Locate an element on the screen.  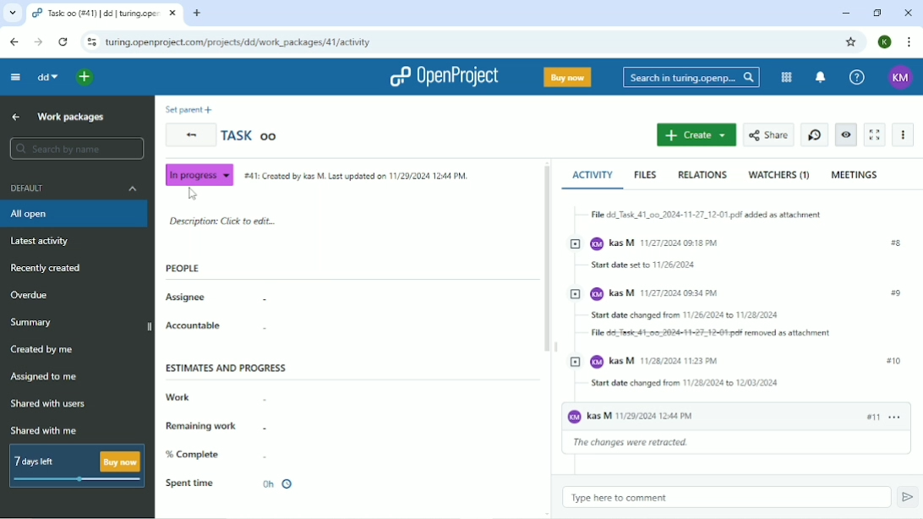
Default is located at coordinates (75, 188).